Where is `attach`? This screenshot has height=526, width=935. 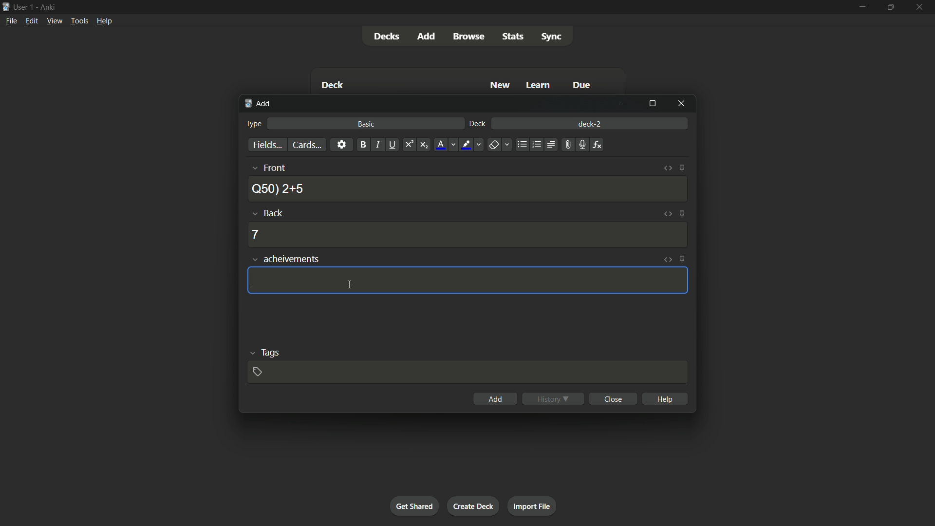
attach is located at coordinates (567, 145).